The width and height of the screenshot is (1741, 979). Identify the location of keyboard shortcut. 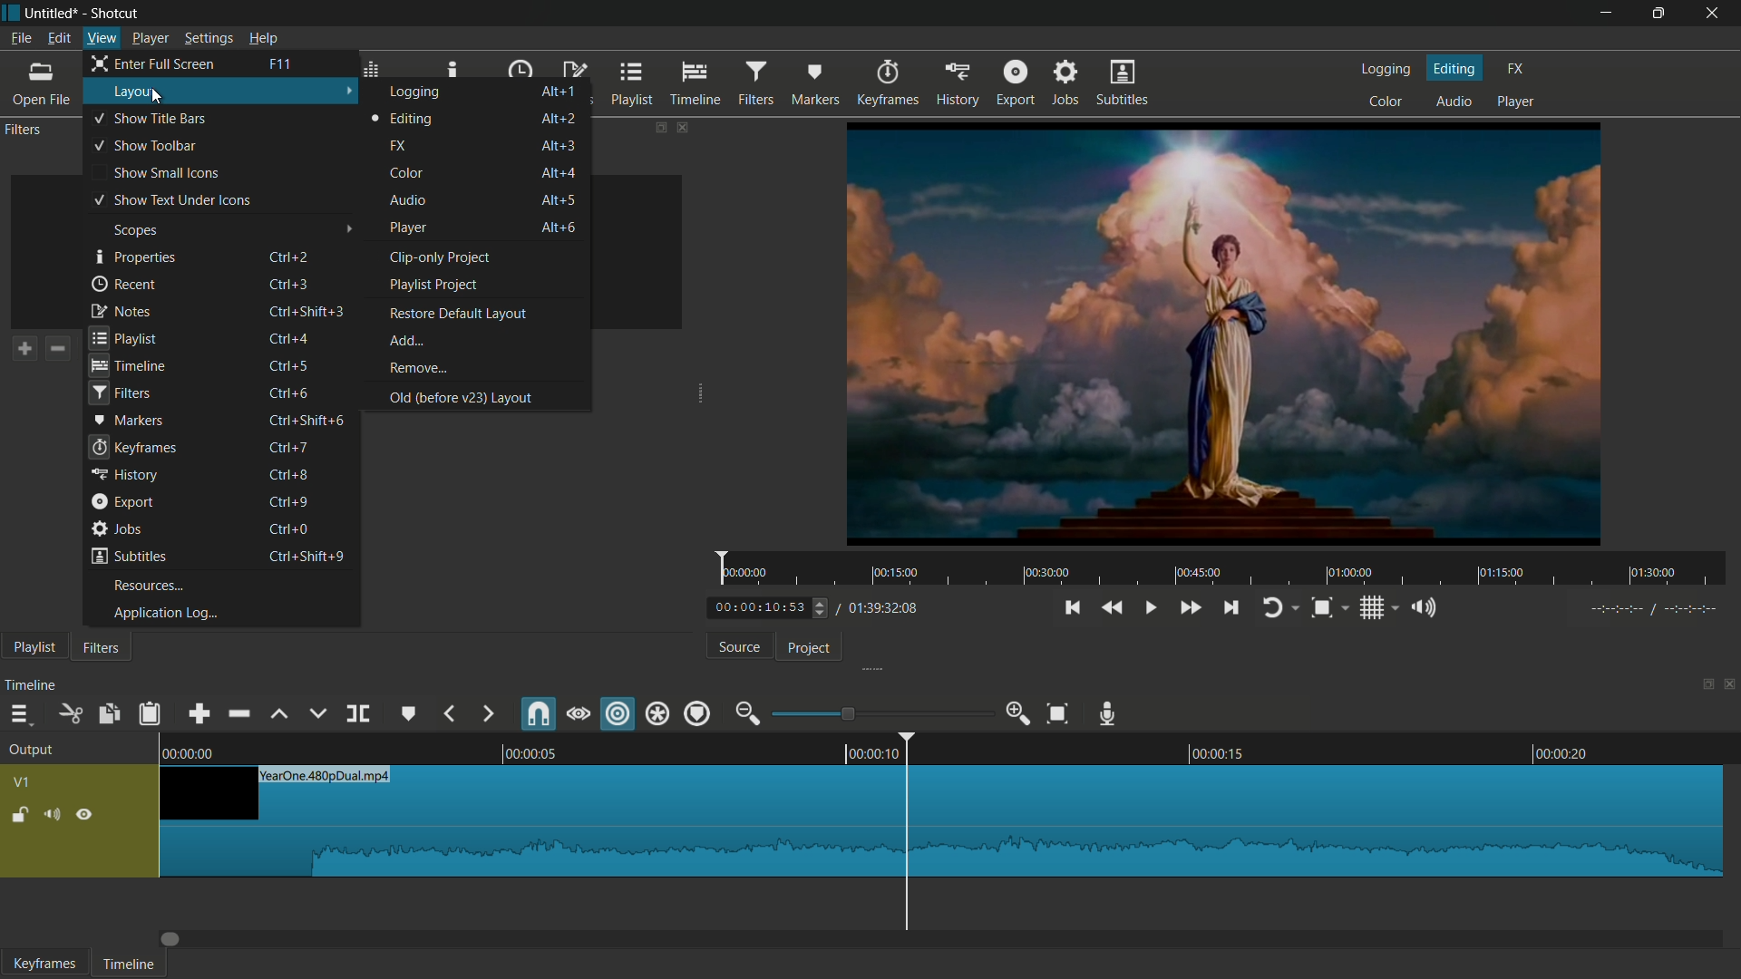
(290, 256).